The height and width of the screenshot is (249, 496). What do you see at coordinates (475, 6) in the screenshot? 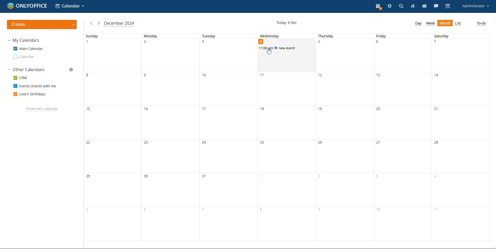
I see `account` at bounding box center [475, 6].